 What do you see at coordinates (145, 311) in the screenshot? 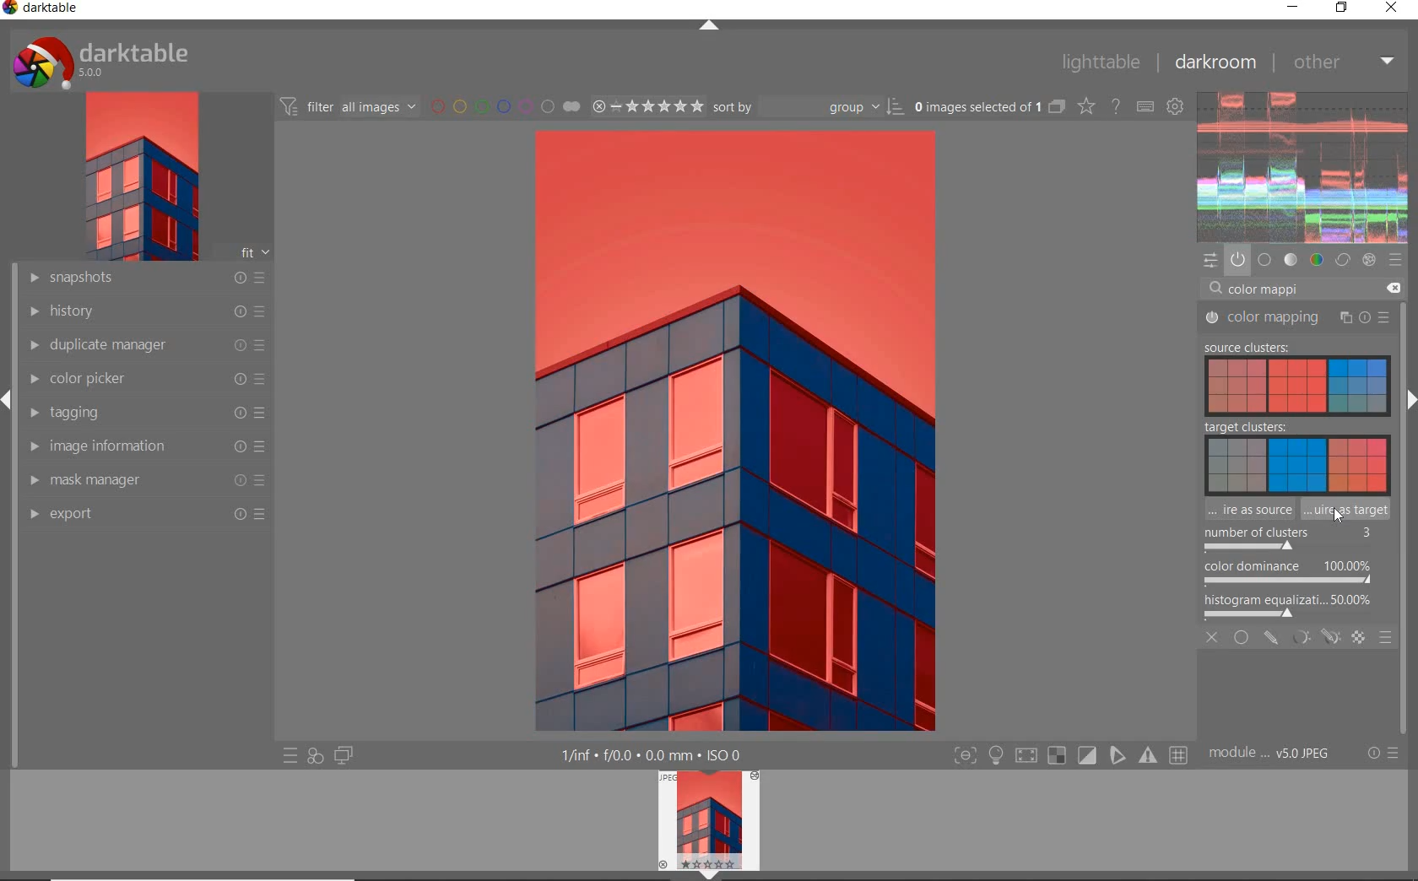
I see `history` at bounding box center [145, 311].